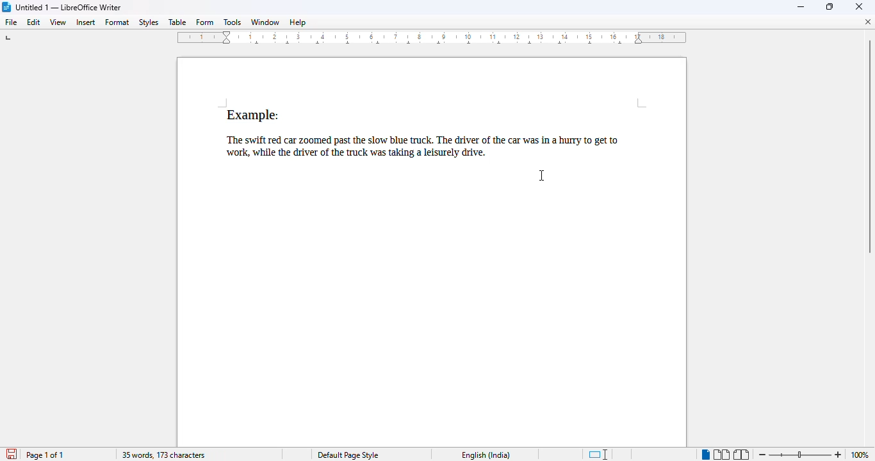 The width and height of the screenshot is (875, 461). Describe the element at coordinates (742, 455) in the screenshot. I see `book view` at that location.